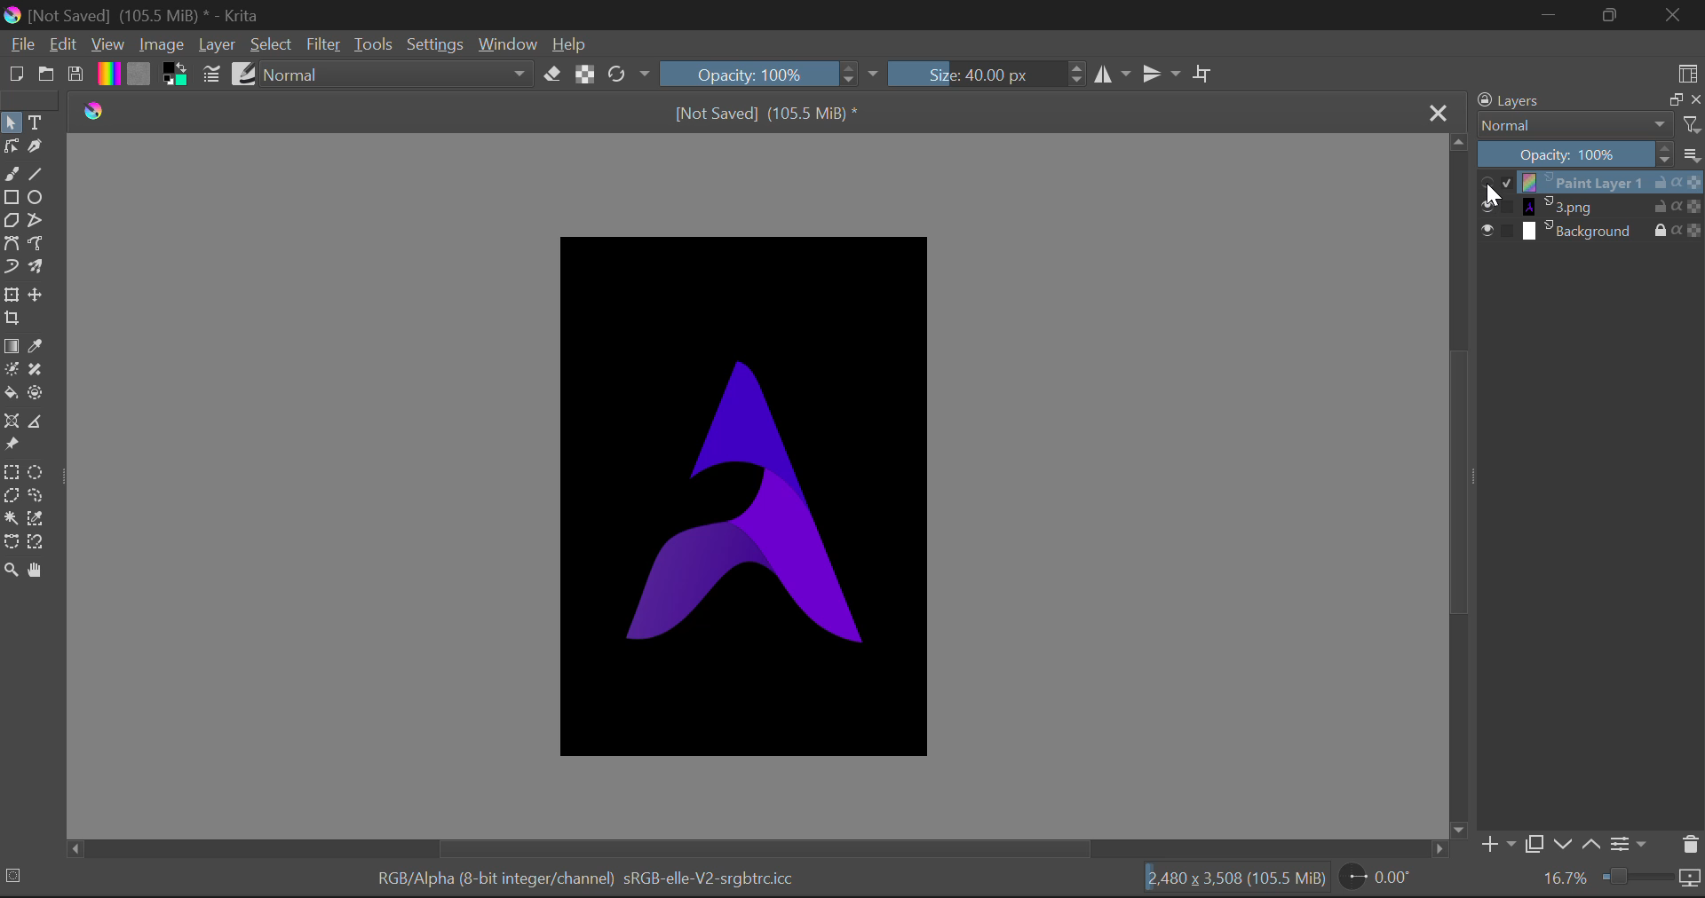 The height and width of the screenshot is (898, 1705). I want to click on Close, so click(1672, 15).